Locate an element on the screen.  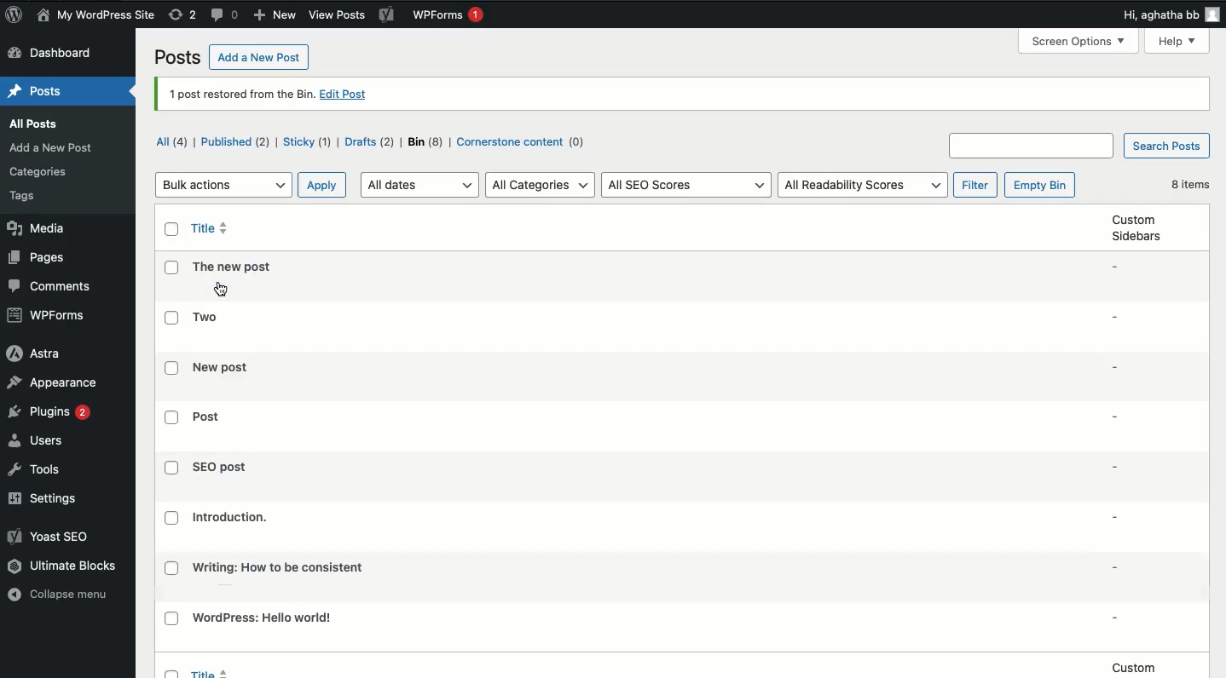
Revisions is located at coordinates (184, 15).